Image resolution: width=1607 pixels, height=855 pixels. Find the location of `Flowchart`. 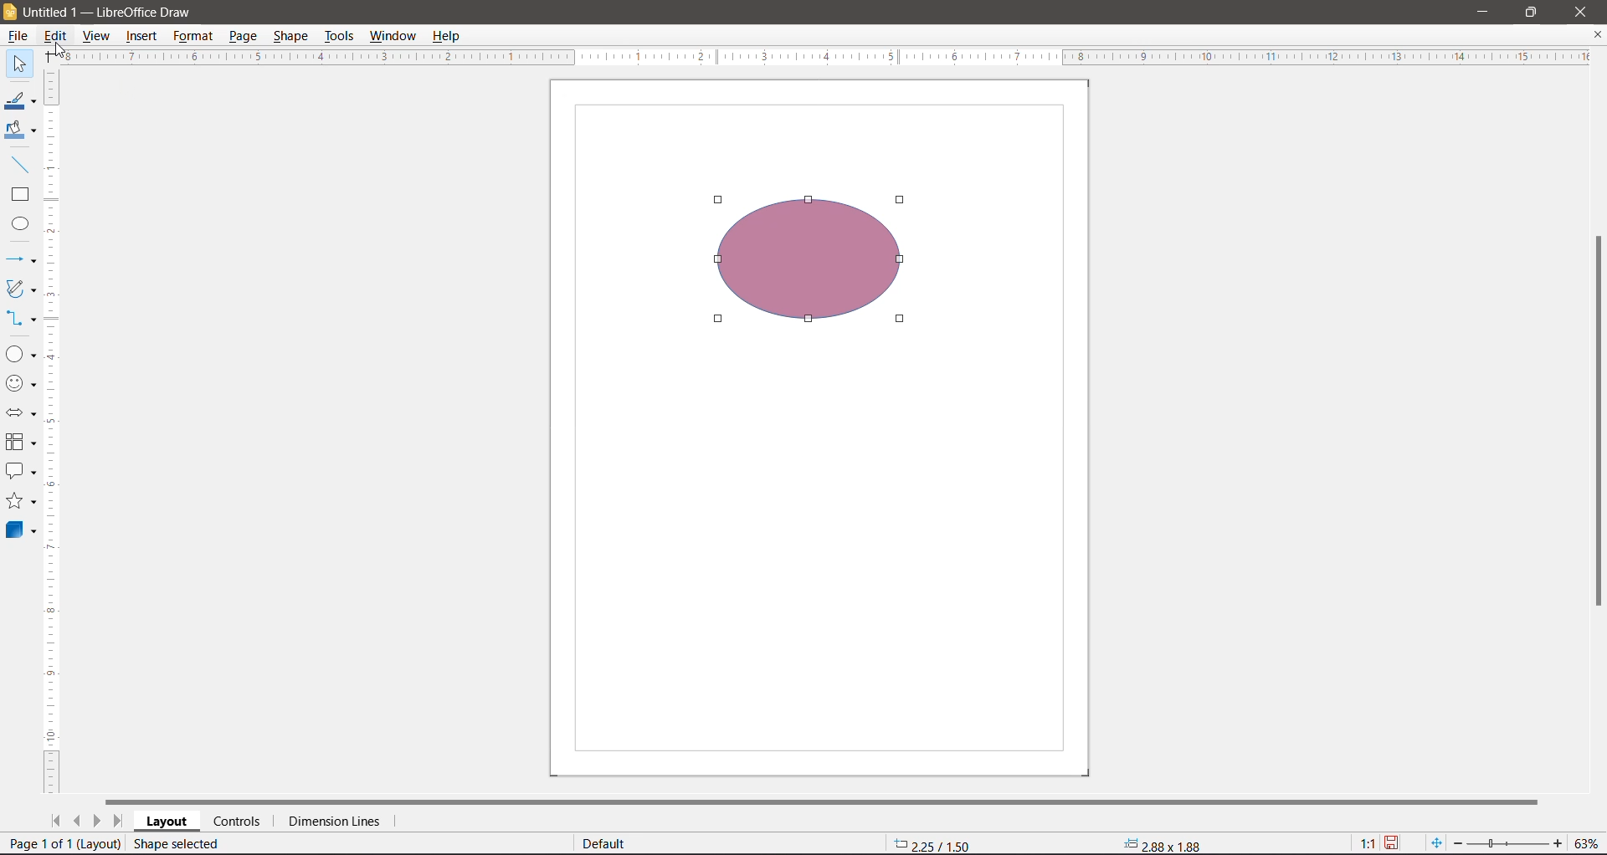

Flowchart is located at coordinates (22, 442).